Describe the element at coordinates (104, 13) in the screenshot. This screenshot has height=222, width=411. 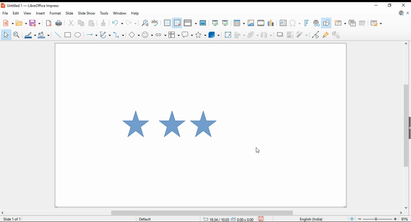
I see `tools` at that location.